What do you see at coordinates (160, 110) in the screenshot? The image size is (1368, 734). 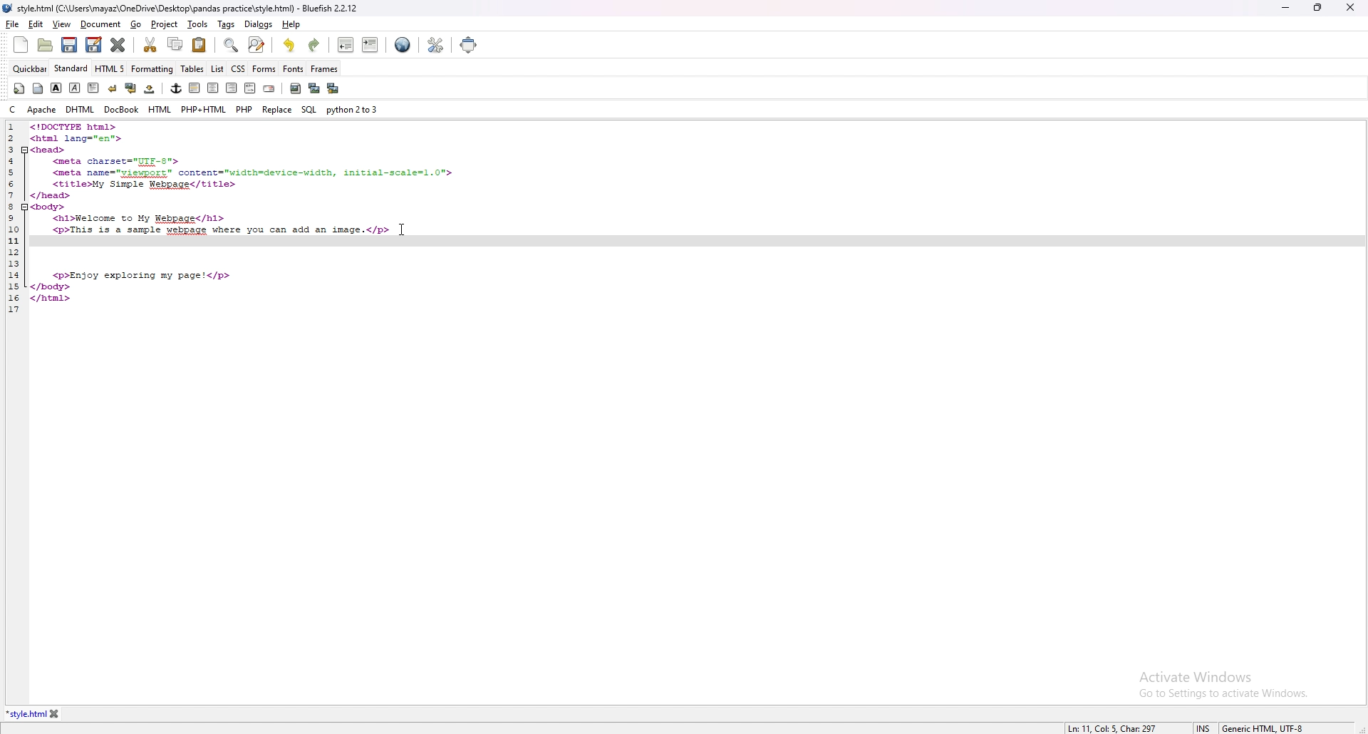 I see `html` at bounding box center [160, 110].